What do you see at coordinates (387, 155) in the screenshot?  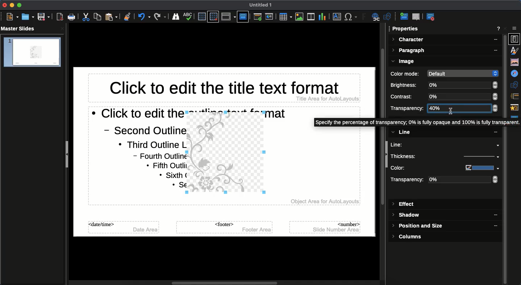 I see `collapse` at bounding box center [387, 155].